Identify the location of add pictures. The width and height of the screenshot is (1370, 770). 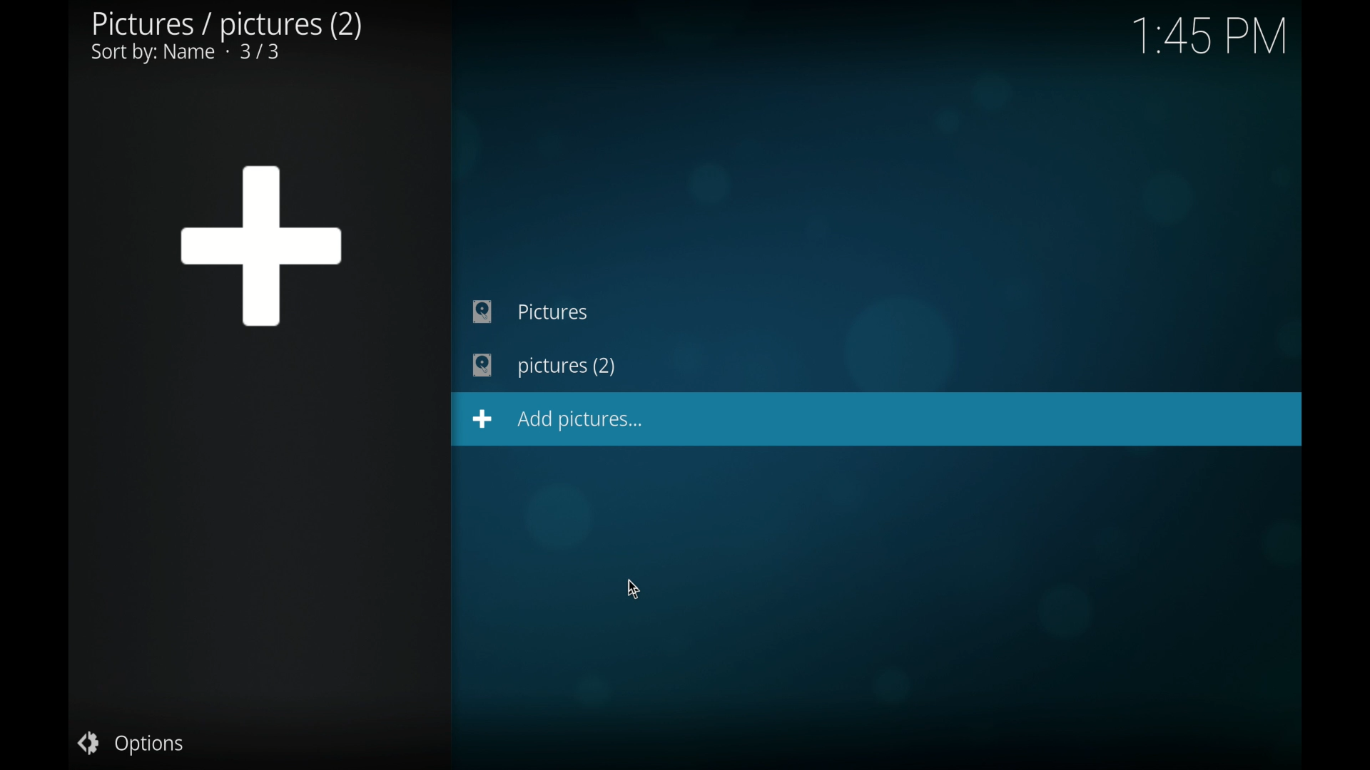
(560, 419).